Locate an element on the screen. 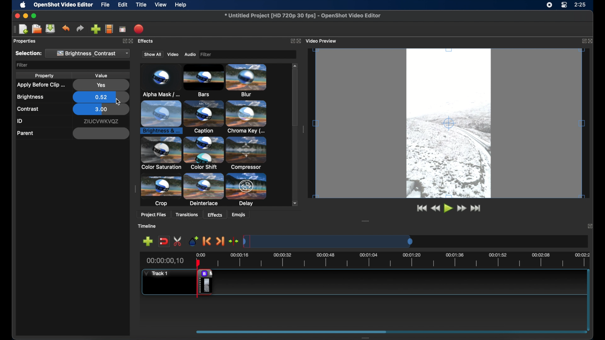  enable razor is located at coordinates (176, 241).